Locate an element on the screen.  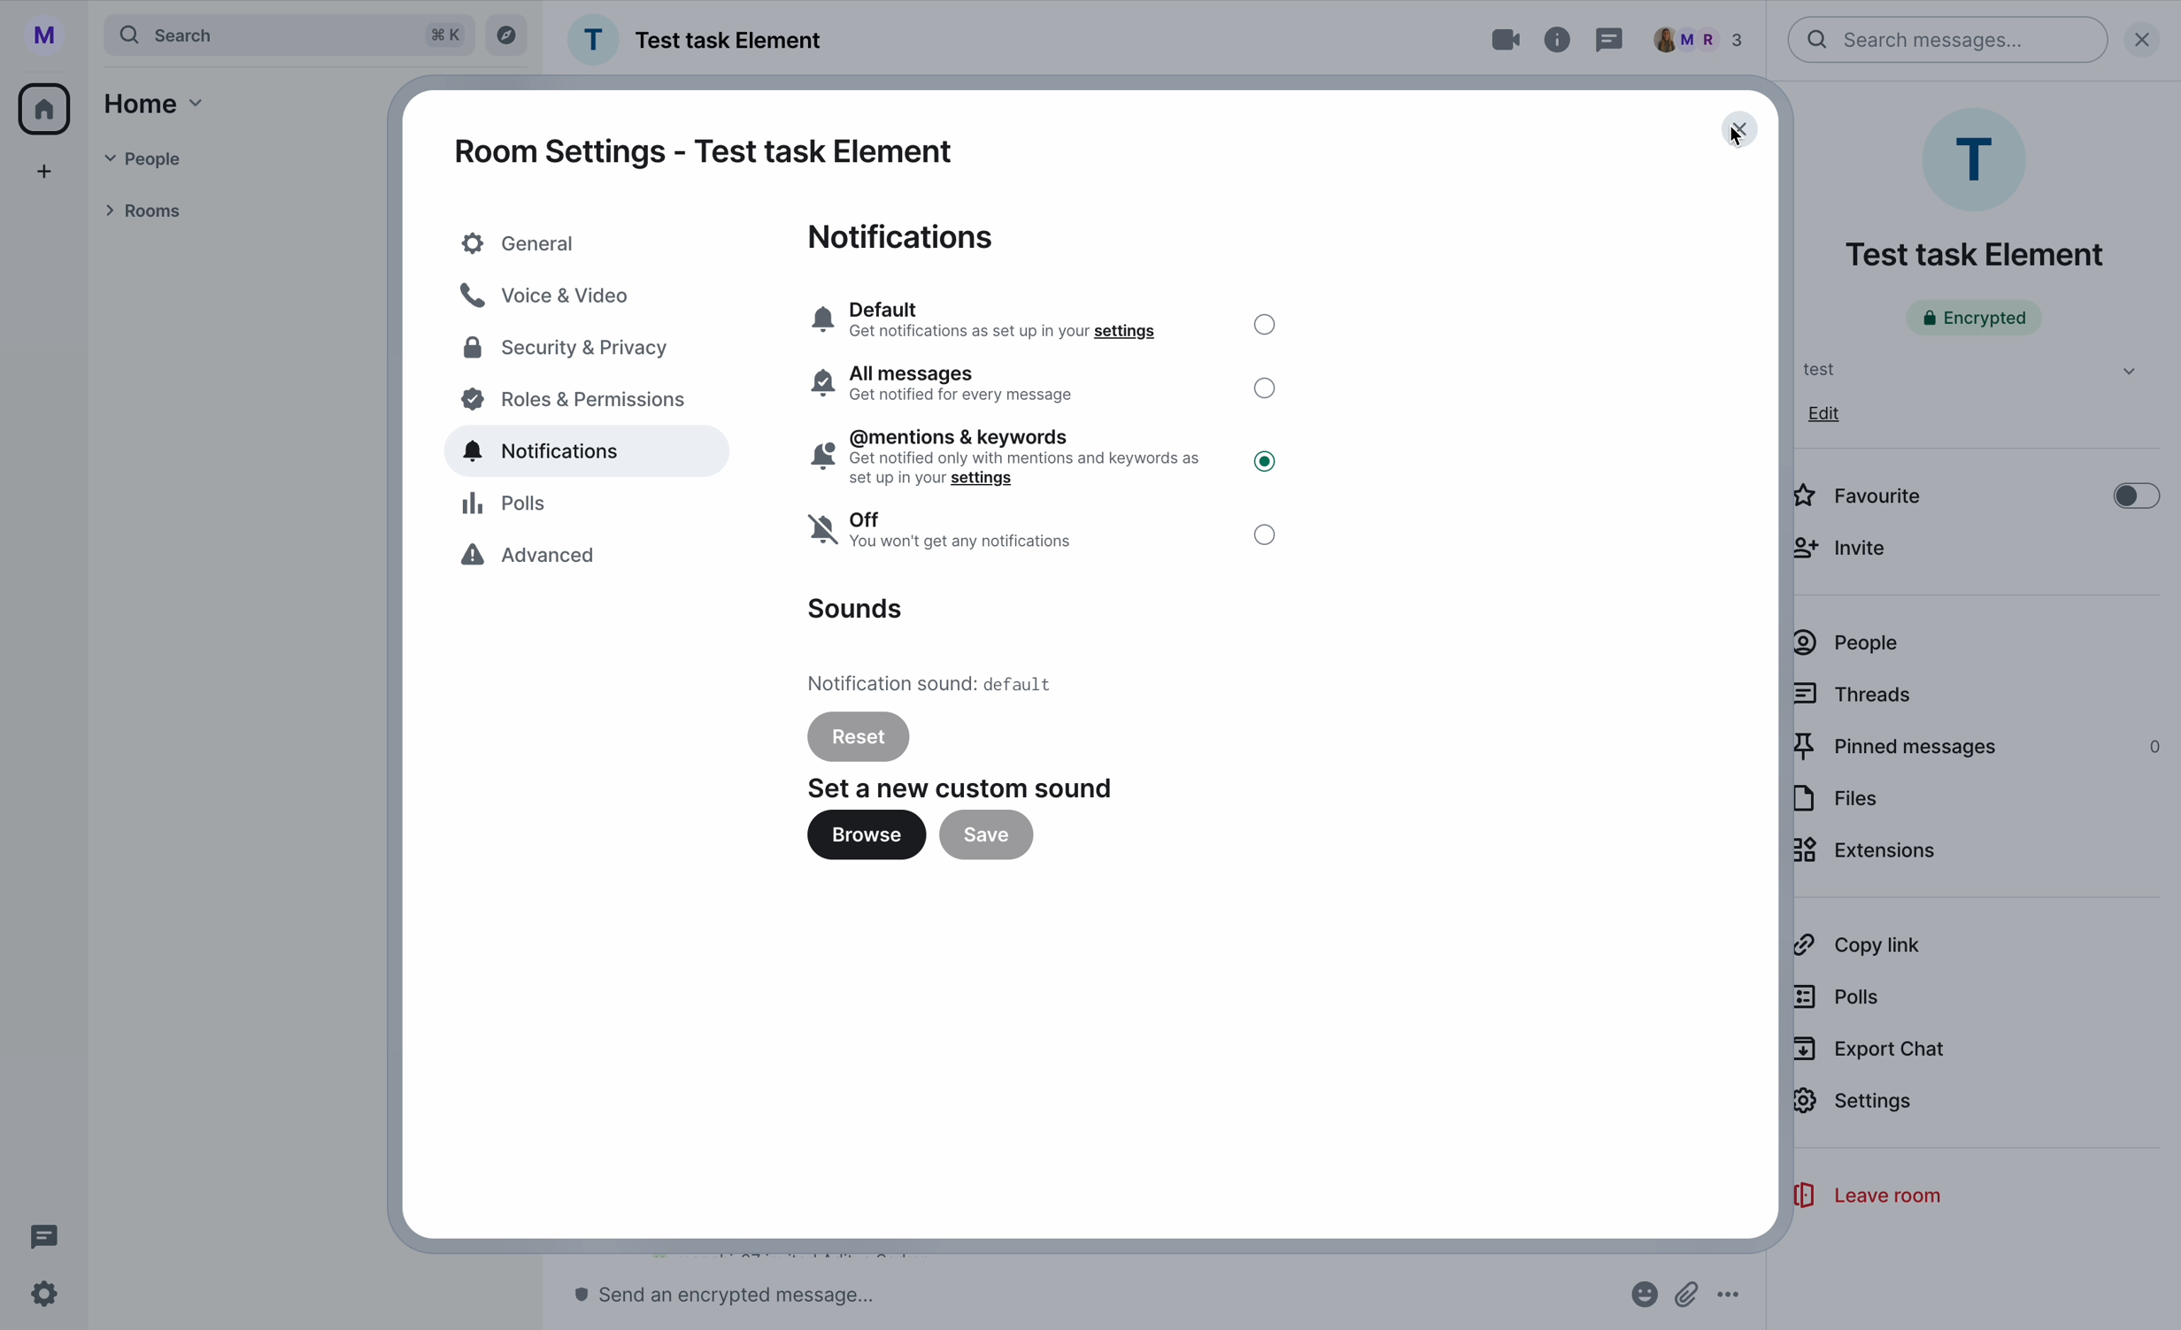
sound is located at coordinates (854, 609).